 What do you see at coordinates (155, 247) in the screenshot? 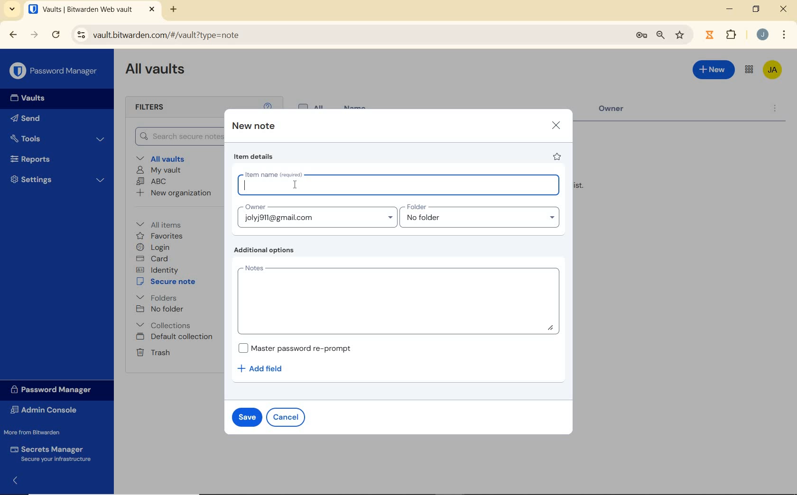
I see `login` at bounding box center [155, 247].